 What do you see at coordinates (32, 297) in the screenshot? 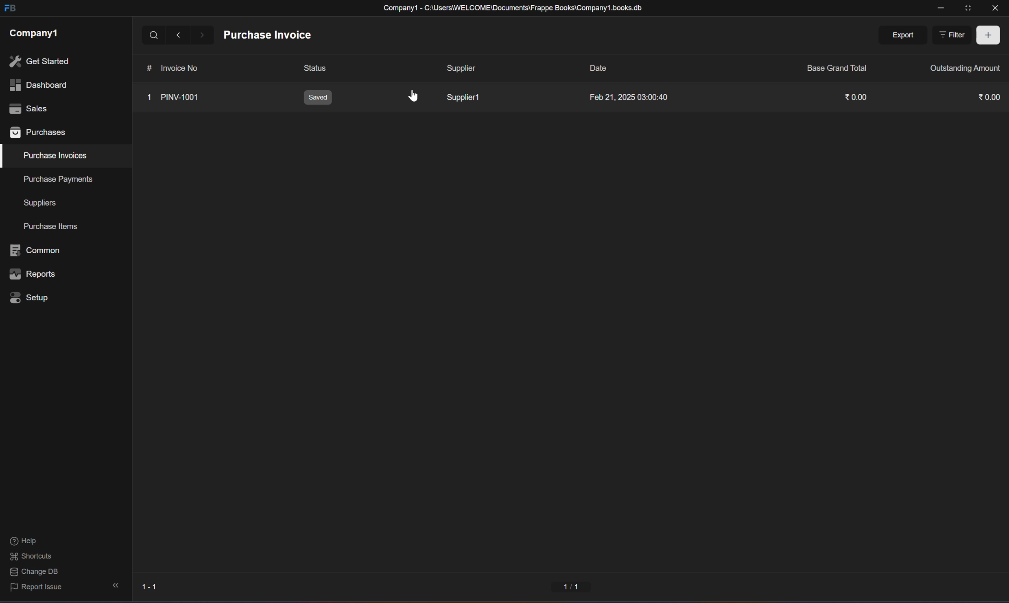
I see `setup` at bounding box center [32, 297].